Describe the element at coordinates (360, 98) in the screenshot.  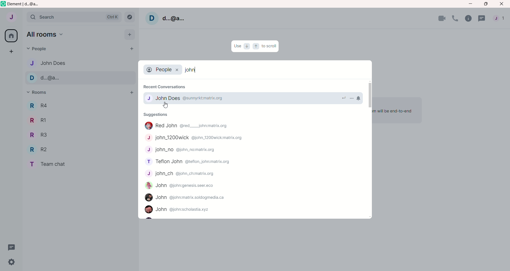
I see `notification options` at that location.